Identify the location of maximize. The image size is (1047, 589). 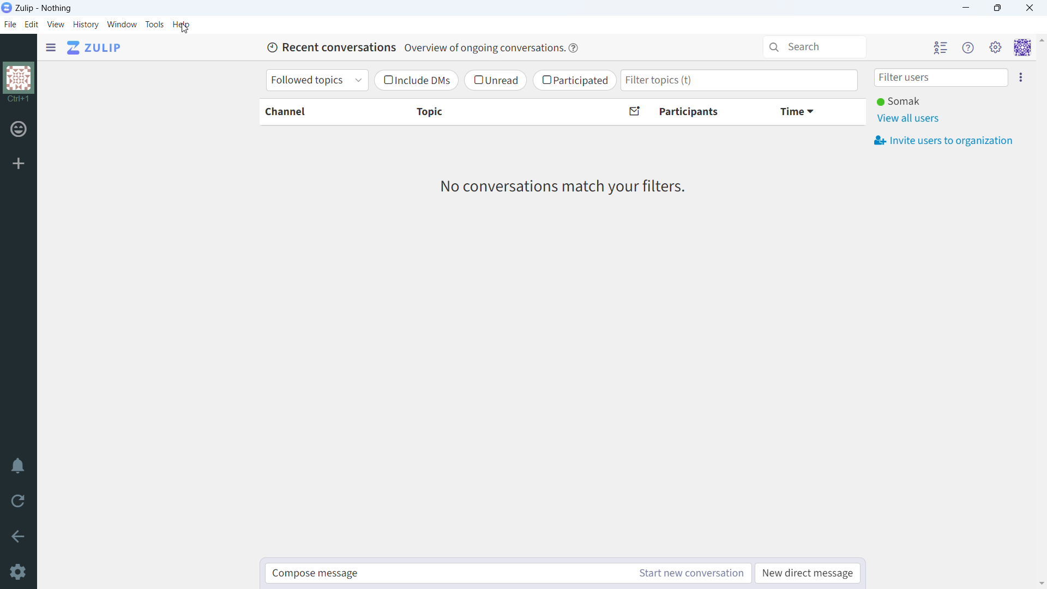
(997, 8).